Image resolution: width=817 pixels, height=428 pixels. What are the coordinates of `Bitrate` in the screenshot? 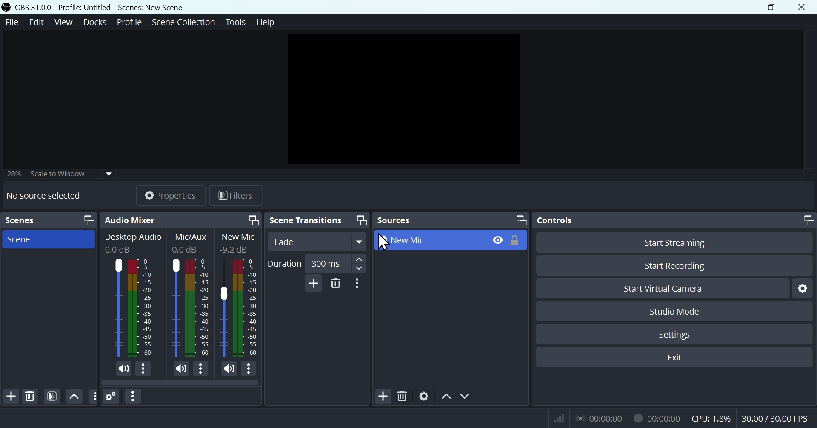 It's located at (560, 417).